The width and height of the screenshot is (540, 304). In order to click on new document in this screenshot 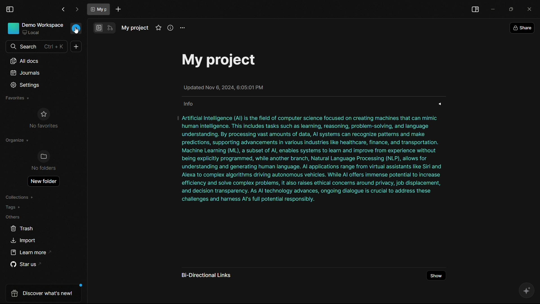, I will do `click(76, 46)`.